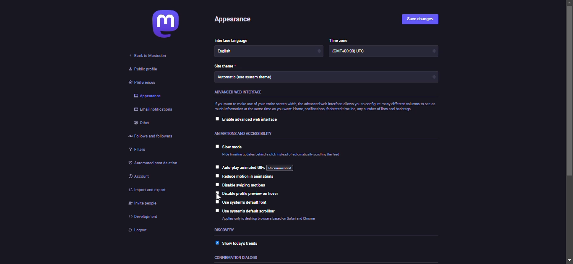 Image resolution: width=573 pixels, height=264 pixels. I want to click on accessibility, so click(242, 133).